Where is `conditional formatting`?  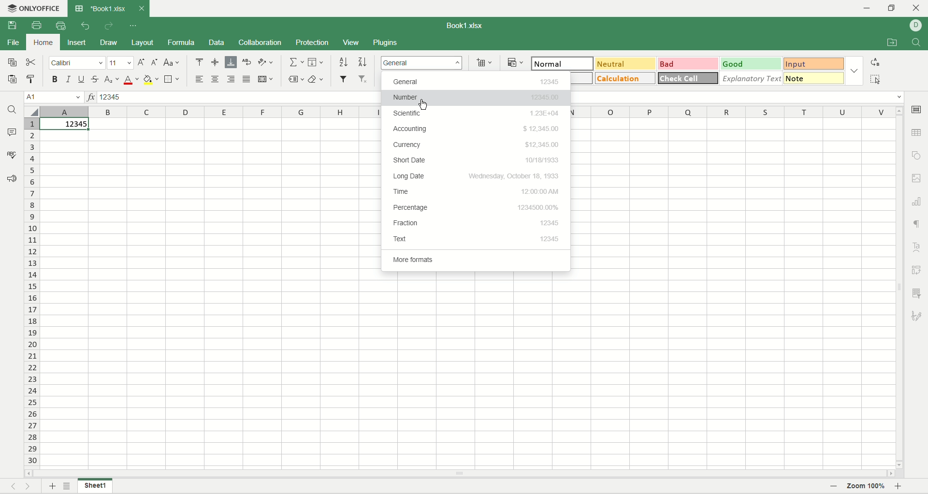
conditional formatting is located at coordinates (515, 61).